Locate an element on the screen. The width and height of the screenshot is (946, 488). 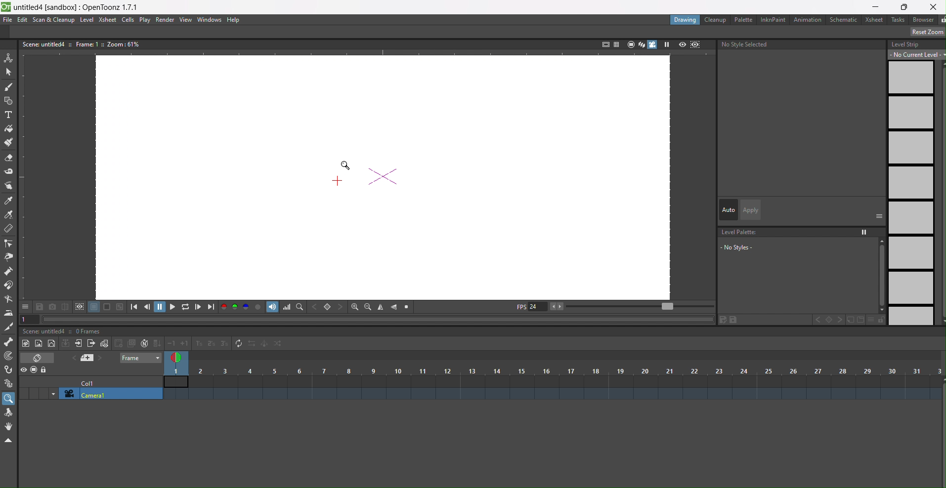
raster toonz level is located at coordinates (25, 343).